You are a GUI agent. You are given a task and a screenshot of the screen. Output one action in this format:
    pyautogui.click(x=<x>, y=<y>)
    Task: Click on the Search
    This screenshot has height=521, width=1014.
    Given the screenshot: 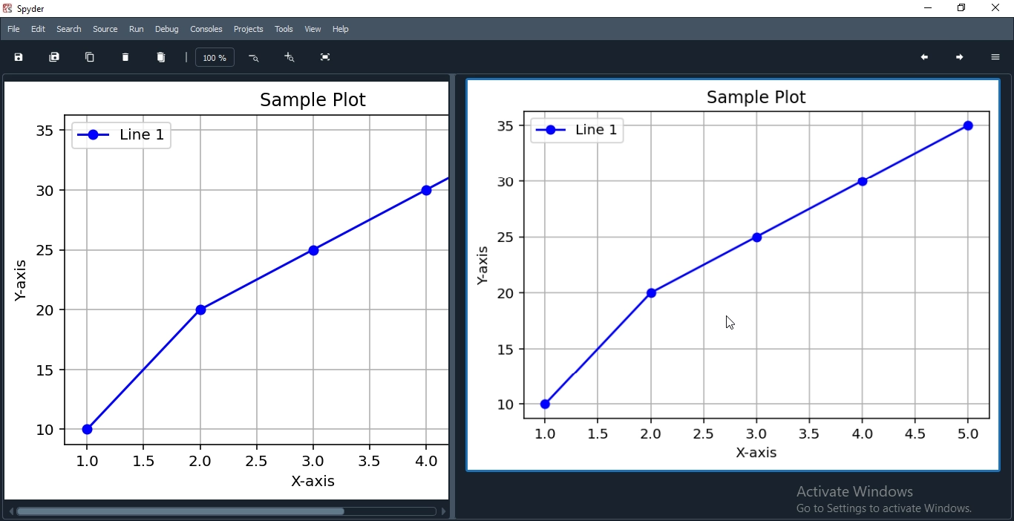 What is the action you would take?
    pyautogui.click(x=68, y=29)
    